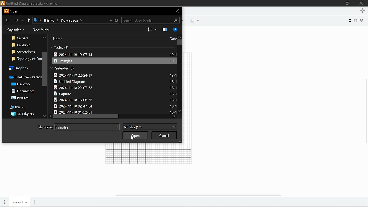 The height and width of the screenshot is (207, 368). Describe the element at coordinates (35, 202) in the screenshot. I see `Add page` at that location.